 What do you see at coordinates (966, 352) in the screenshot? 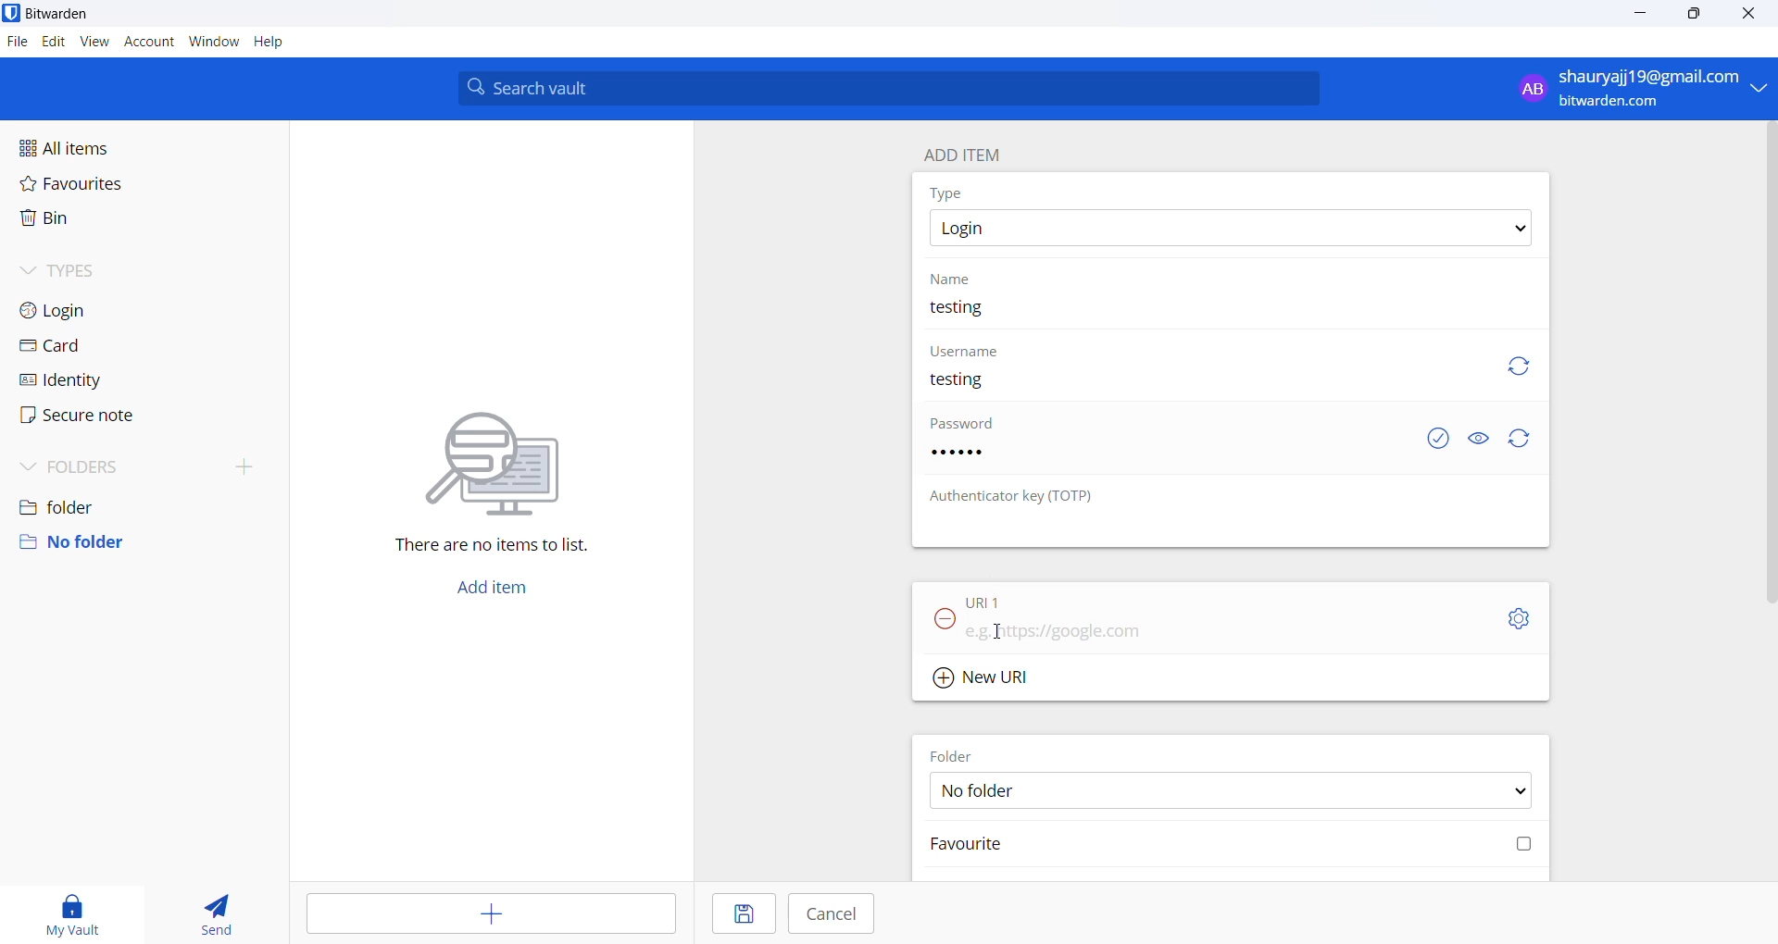
I see `username heading` at bounding box center [966, 352].